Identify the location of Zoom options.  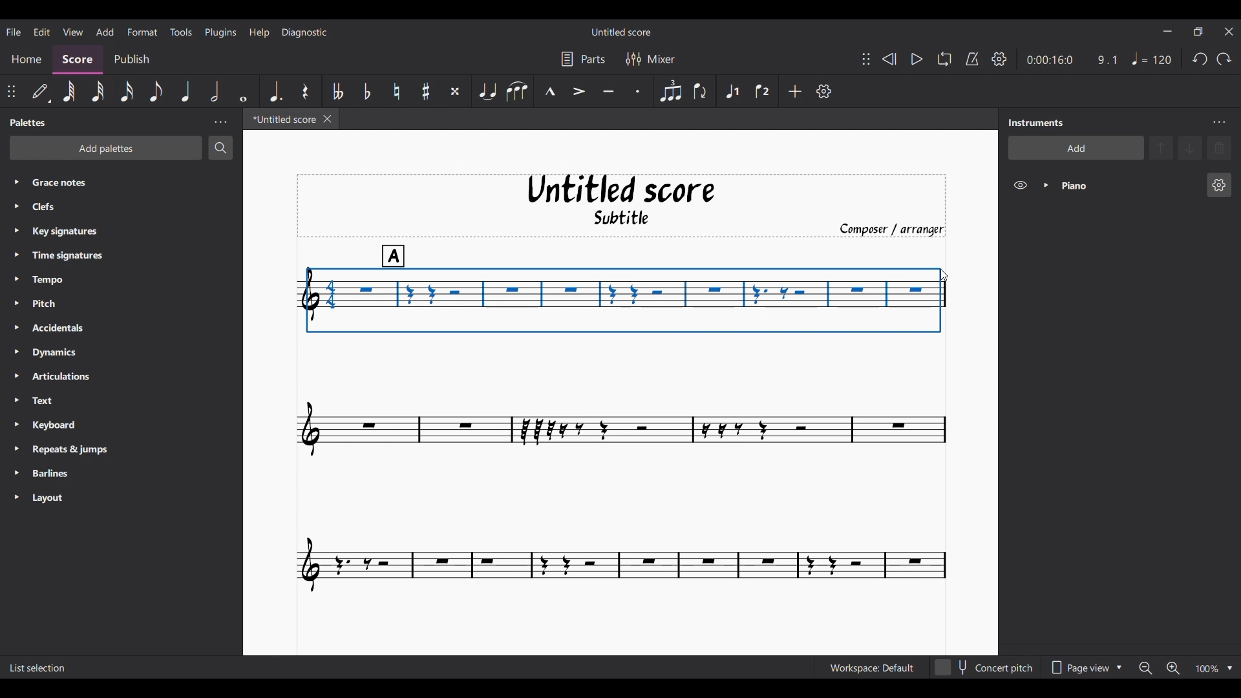
(1229, 668).